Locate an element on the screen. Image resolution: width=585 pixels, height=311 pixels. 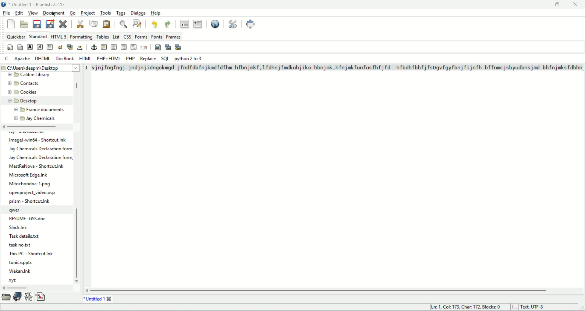
France documents. is located at coordinates (46, 110).